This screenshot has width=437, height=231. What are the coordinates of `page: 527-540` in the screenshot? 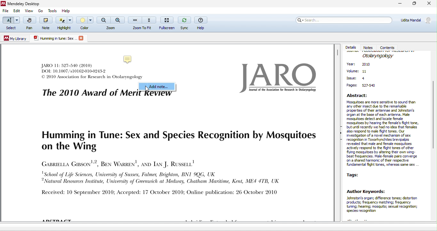 It's located at (362, 86).